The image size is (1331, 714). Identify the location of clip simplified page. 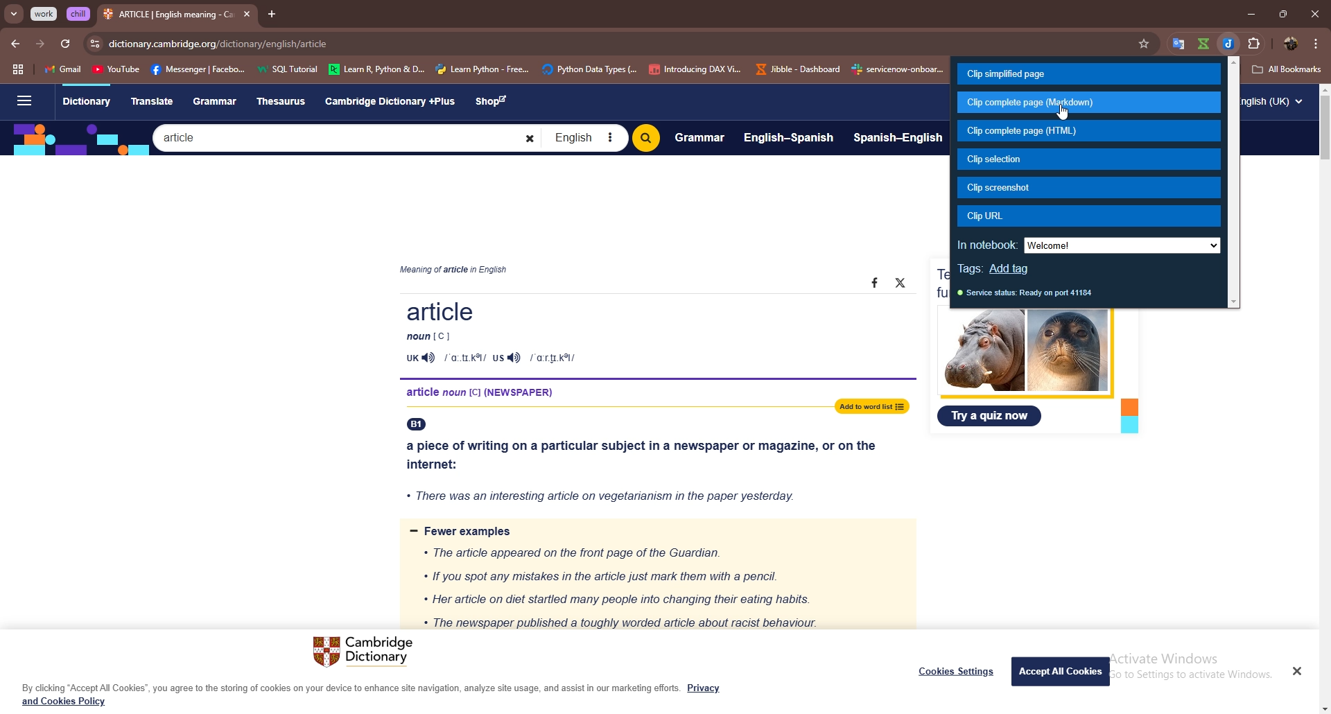
(1088, 73).